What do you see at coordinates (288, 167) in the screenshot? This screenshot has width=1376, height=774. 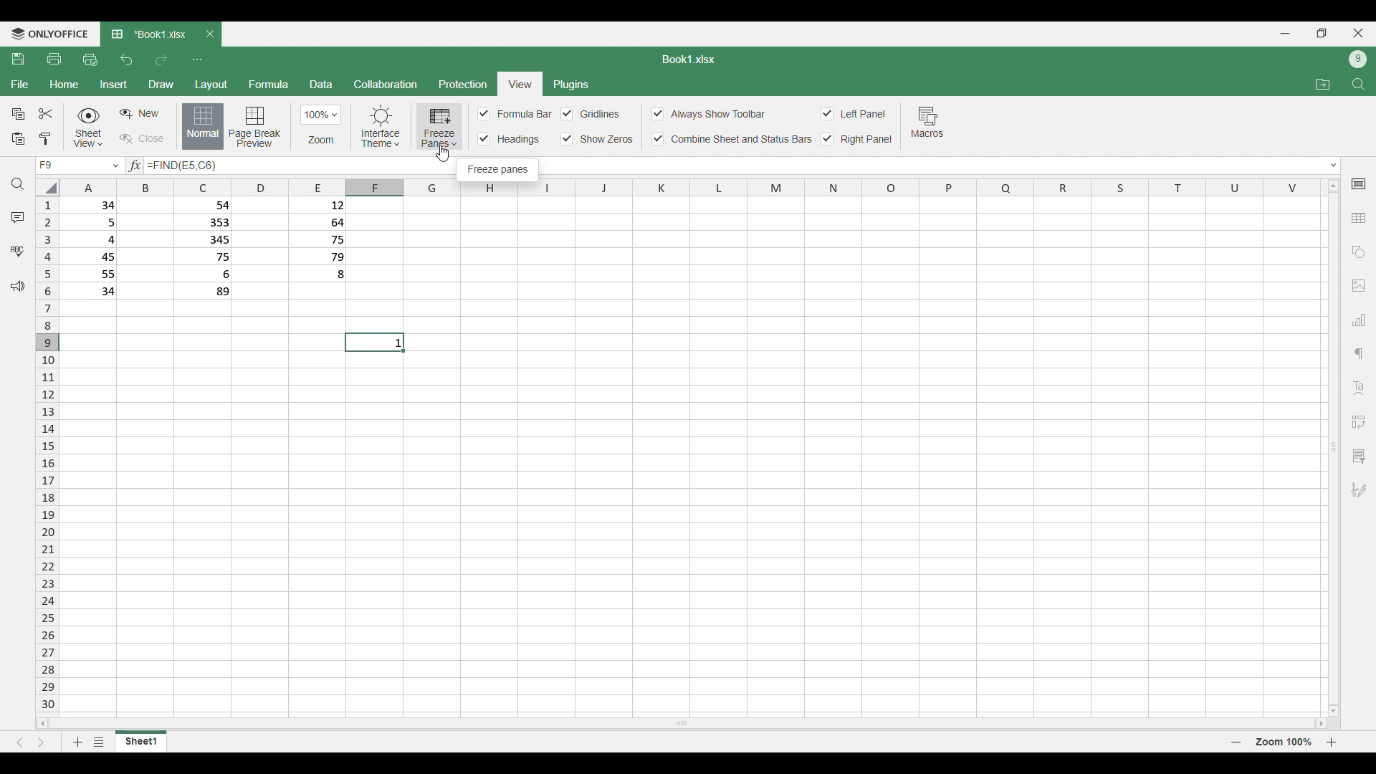 I see `Text box to type in equation` at bounding box center [288, 167].